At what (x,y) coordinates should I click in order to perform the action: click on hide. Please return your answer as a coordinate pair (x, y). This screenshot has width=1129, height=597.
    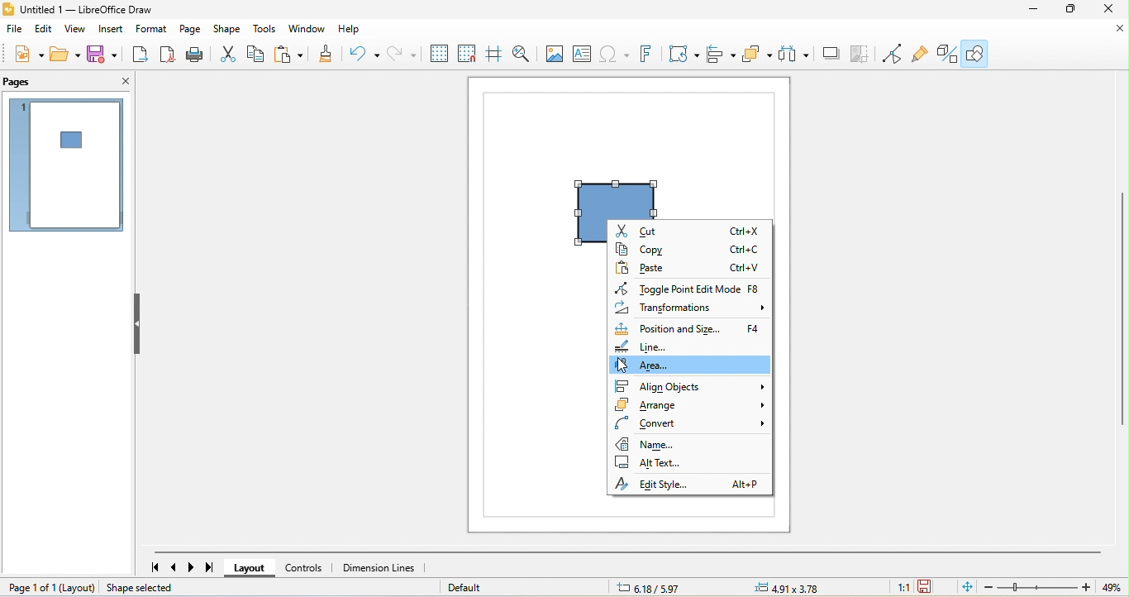
    Looking at the image, I should click on (142, 325).